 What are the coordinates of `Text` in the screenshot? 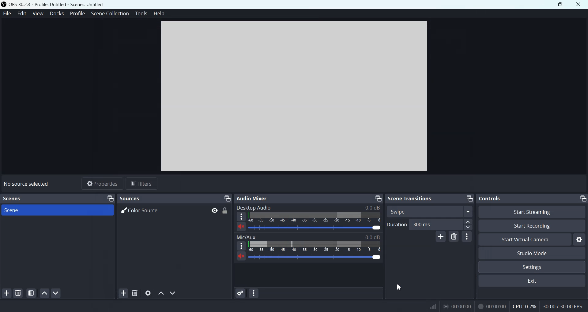 It's located at (28, 184).